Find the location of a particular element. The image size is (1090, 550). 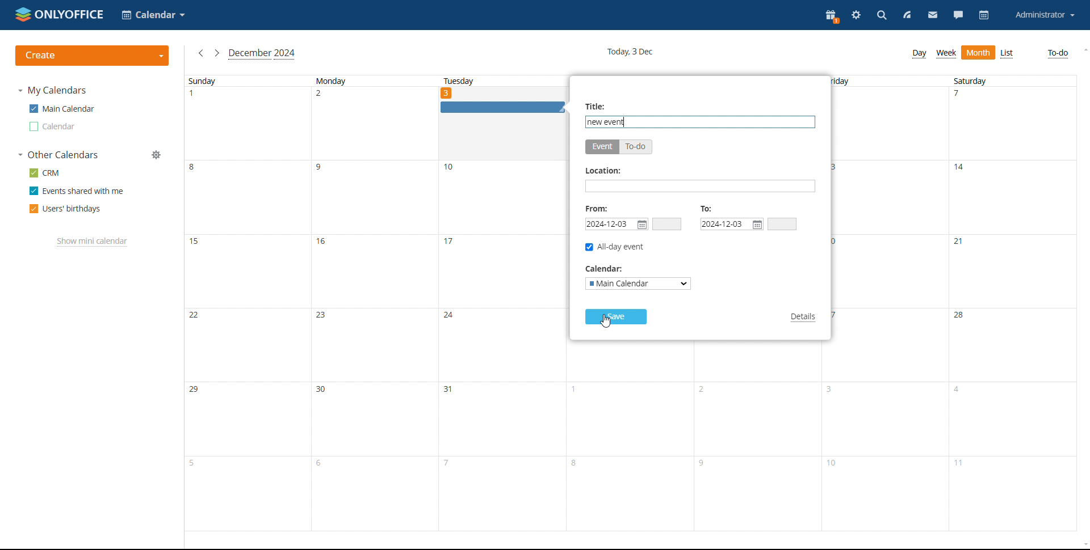

events shared with me is located at coordinates (78, 191).